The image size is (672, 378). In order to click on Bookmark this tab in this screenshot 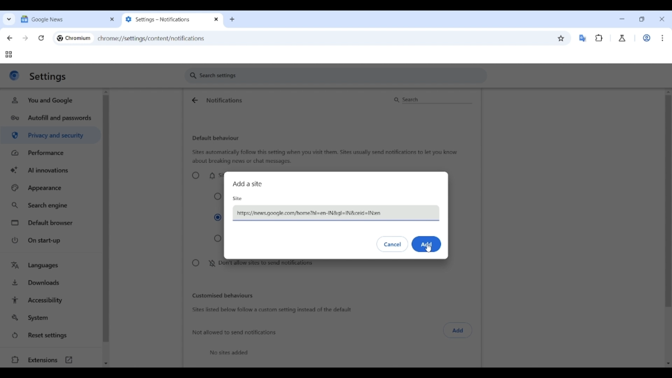, I will do `click(561, 38)`.